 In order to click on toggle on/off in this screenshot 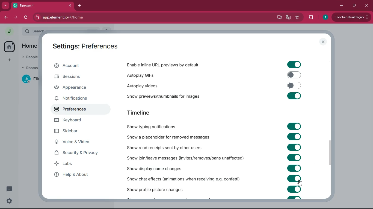, I will do `click(294, 147)`.